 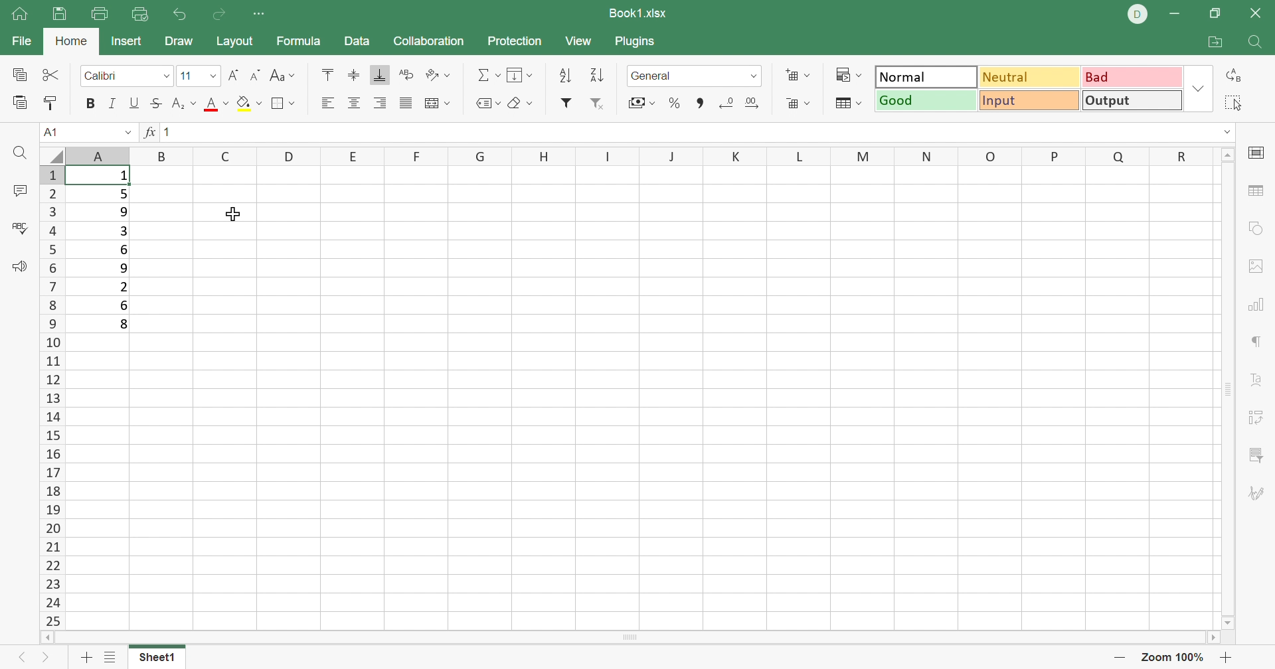 What do you see at coordinates (220, 17) in the screenshot?
I see `Redo` at bounding box center [220, 17].